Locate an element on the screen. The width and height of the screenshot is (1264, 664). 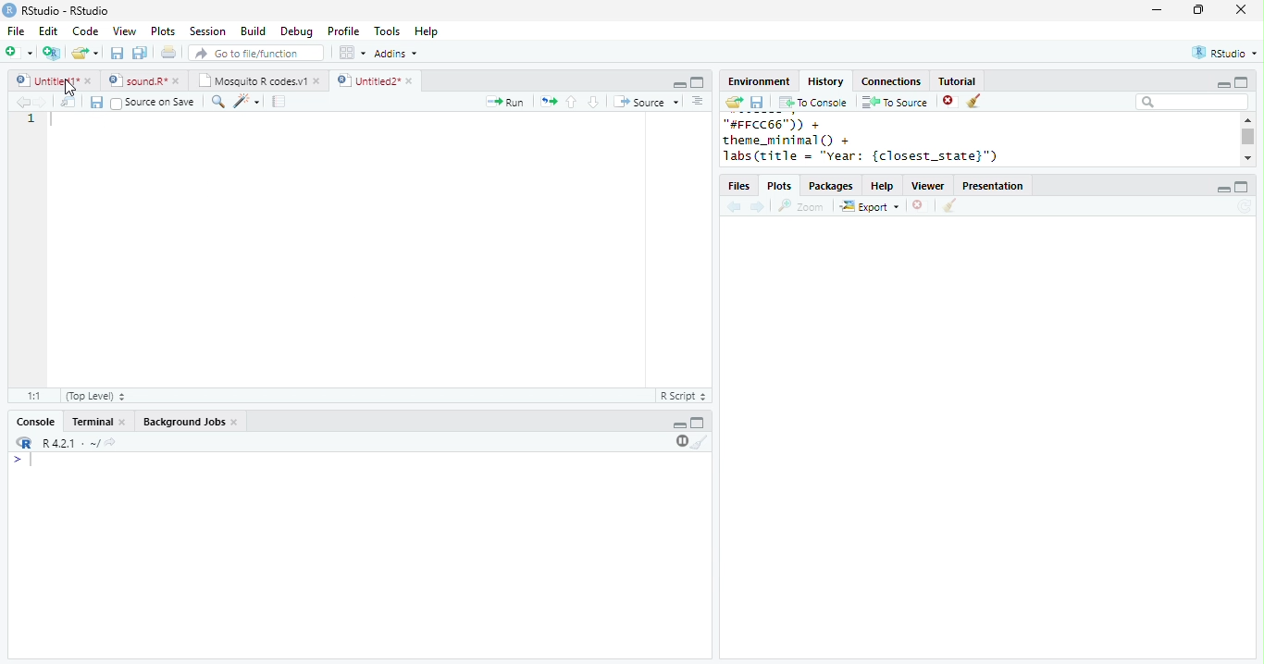
Mosquito R codes.v1 is located at coordinates (253, 80).